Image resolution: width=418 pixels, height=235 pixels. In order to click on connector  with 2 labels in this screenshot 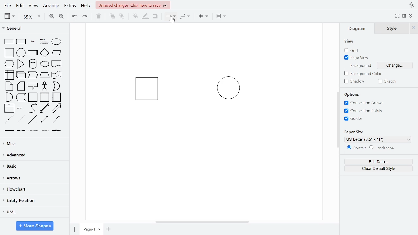, I will do `click(33, 131)`.